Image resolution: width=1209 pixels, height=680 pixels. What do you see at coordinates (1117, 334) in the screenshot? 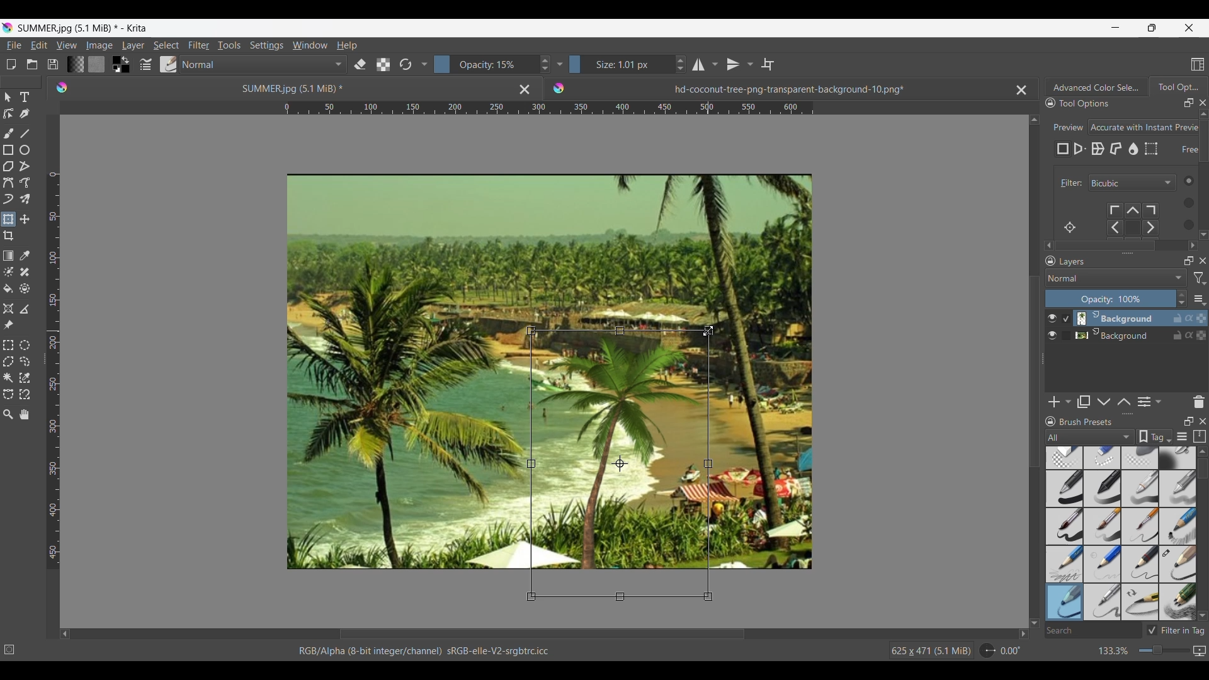
I see `Background` at bounding box center [1117, 334].